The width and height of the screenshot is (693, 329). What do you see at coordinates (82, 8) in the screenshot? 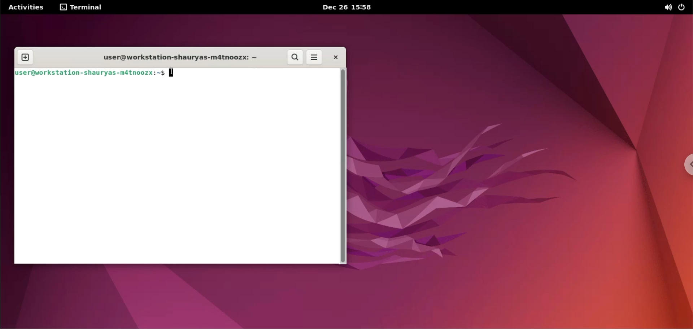
I see `terminal ` at bounding box center [82, 8].